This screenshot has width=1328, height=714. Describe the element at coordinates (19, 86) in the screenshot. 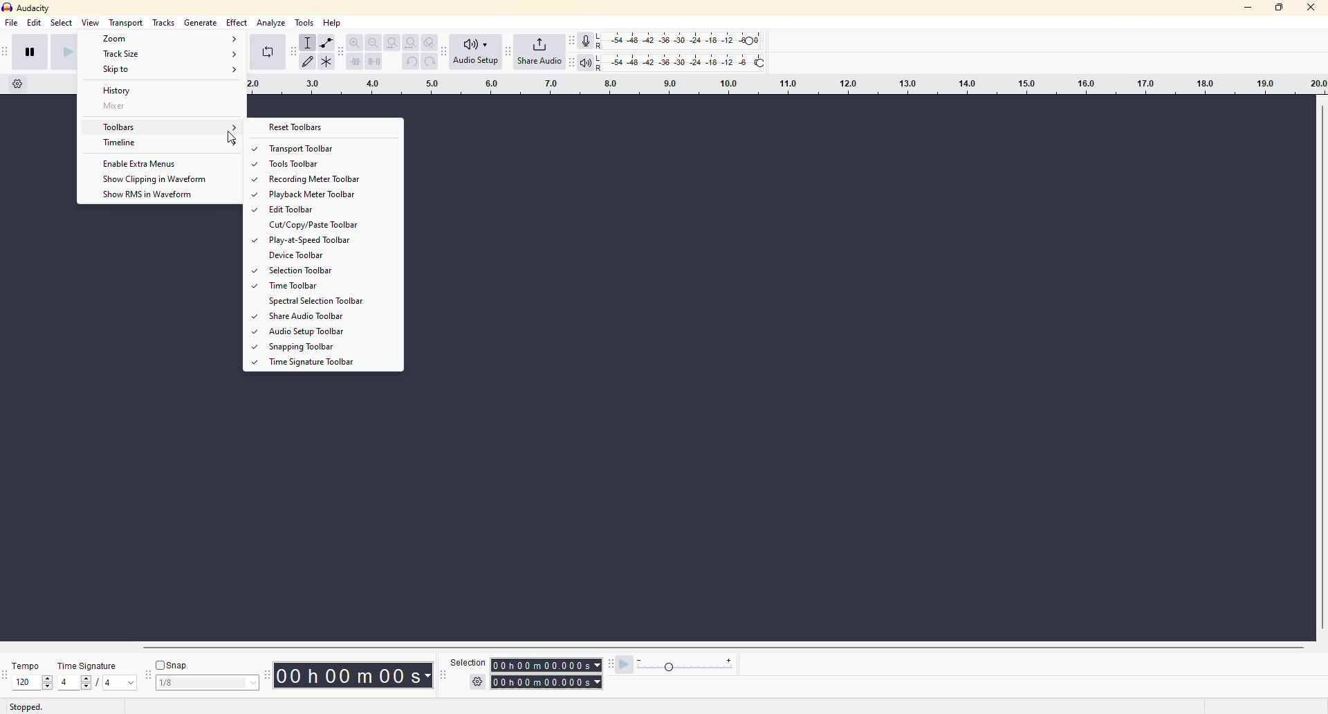

I see `timeline options` at that location.